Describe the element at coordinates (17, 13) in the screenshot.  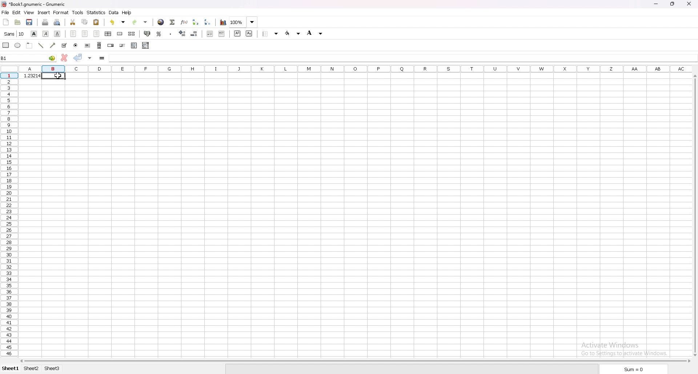
I see `edit` at that location.